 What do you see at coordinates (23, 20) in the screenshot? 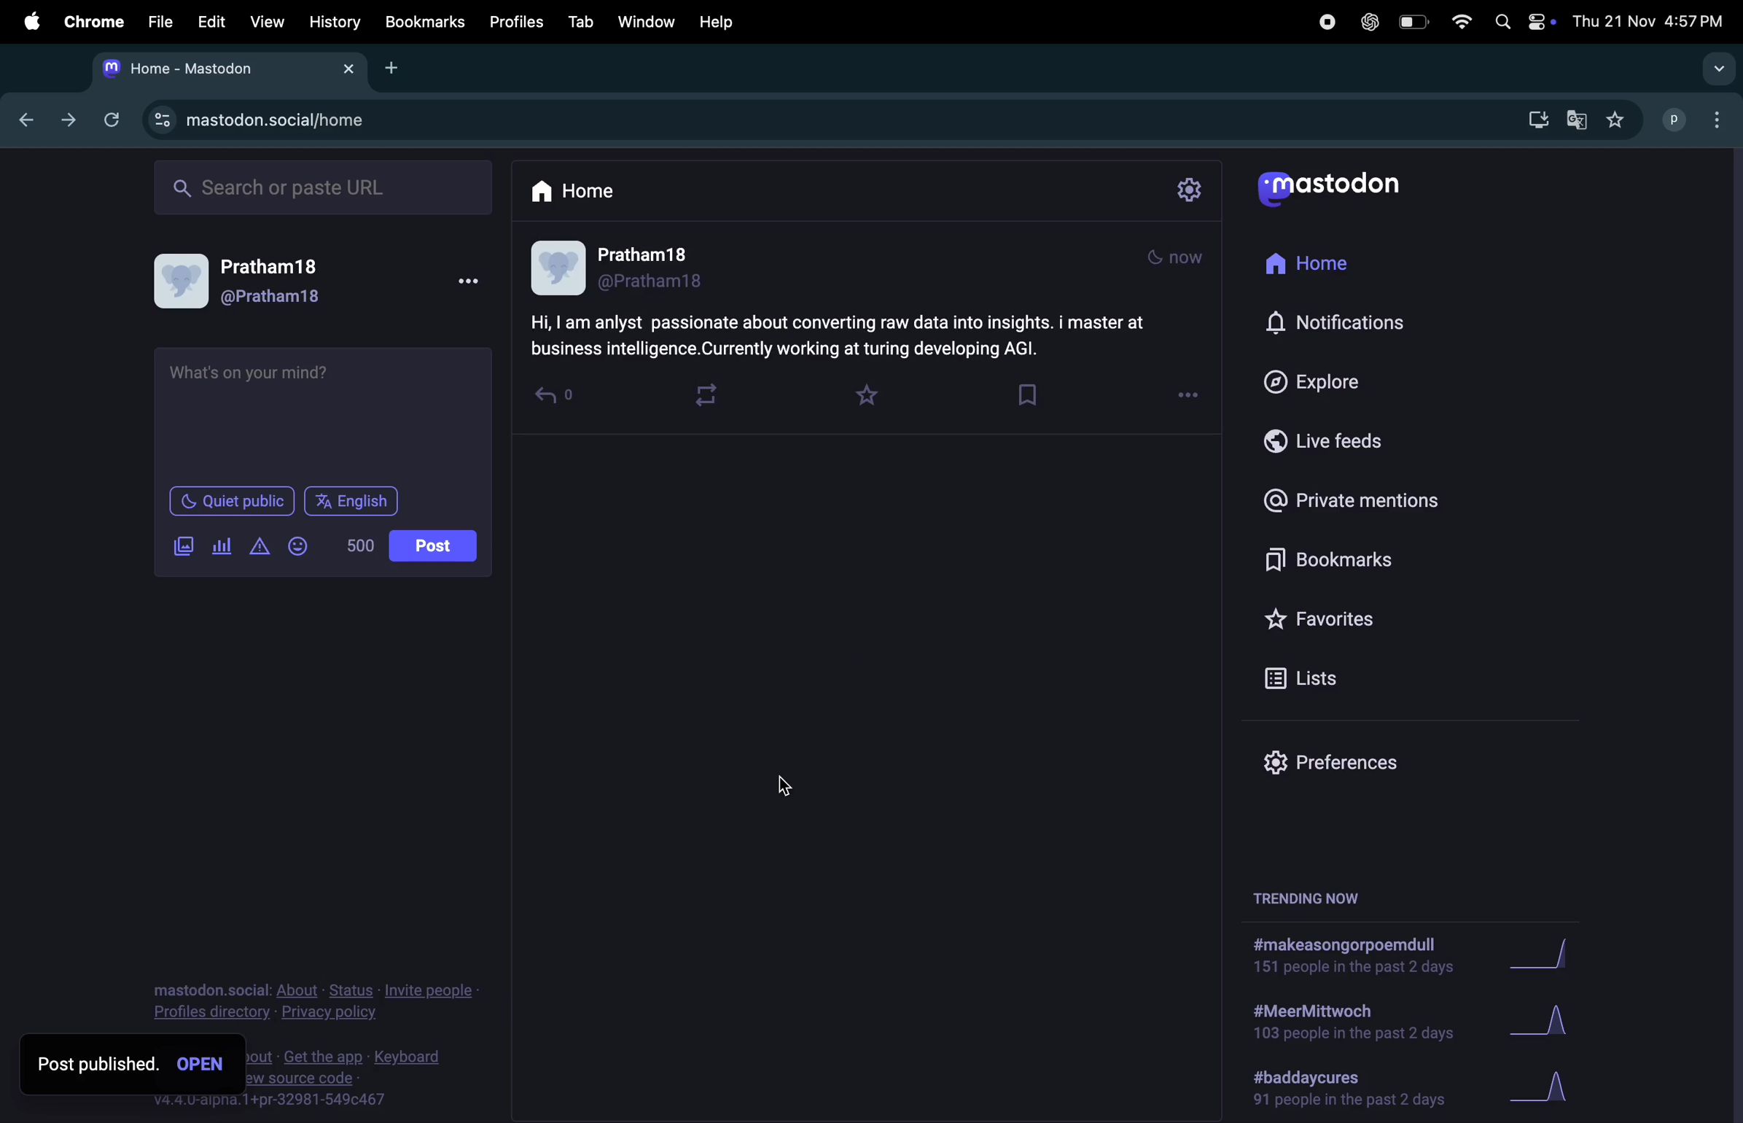
I see `apple menu` at bounding box center [23, 20].